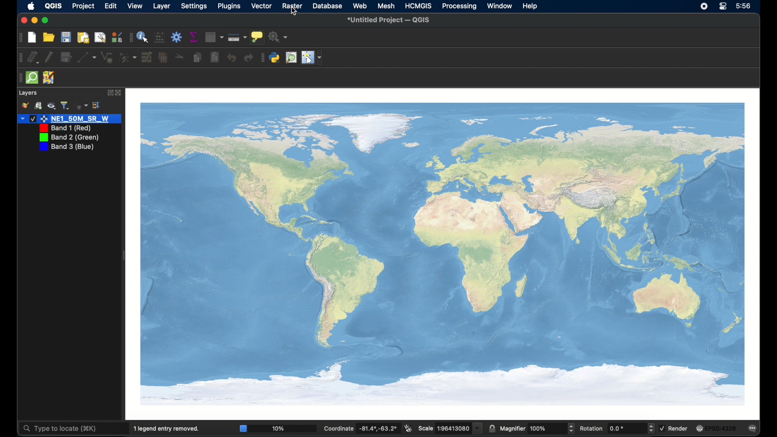 The height and width of the screenshot is (437, 777). Describe the element at coordinates (161, 6) in the screenshot. I see `layer` at that location.